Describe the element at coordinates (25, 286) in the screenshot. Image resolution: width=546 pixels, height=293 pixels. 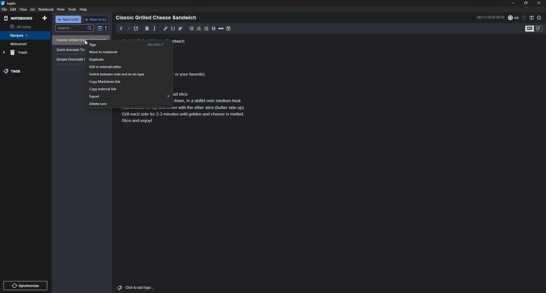
I see `sync` at that location.